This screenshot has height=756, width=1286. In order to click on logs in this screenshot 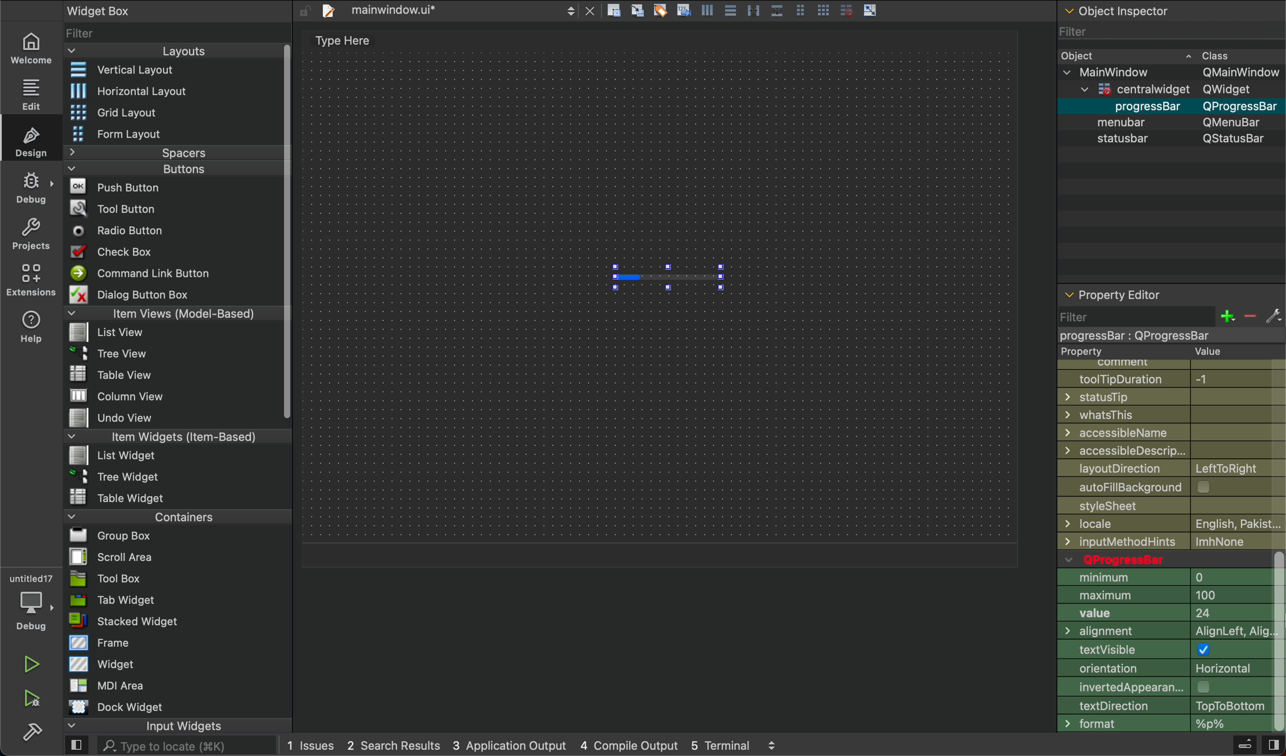, I will do `click(532, 747)`.